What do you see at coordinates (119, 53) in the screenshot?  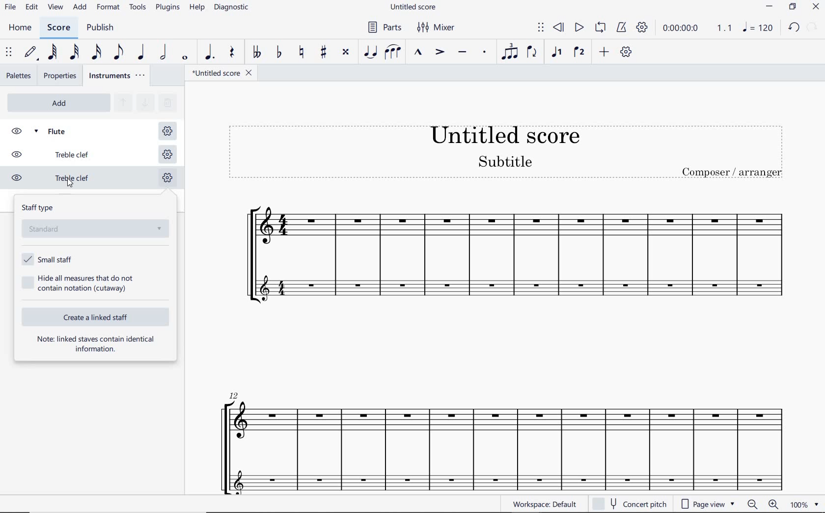 I see `EIGHTH NOTE` at bounding box center [119, 53].